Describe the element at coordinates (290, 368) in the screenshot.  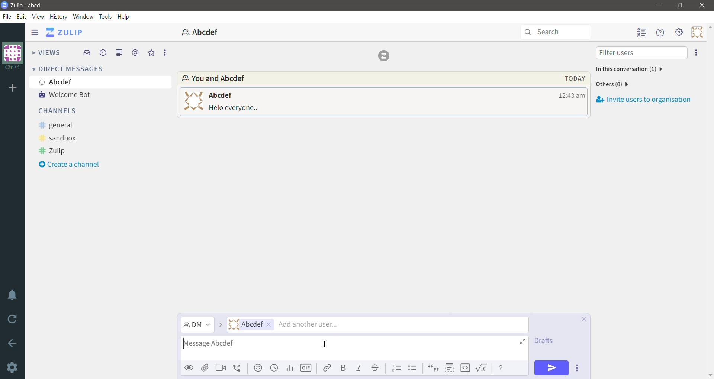
I see `Add Poll` at that location.